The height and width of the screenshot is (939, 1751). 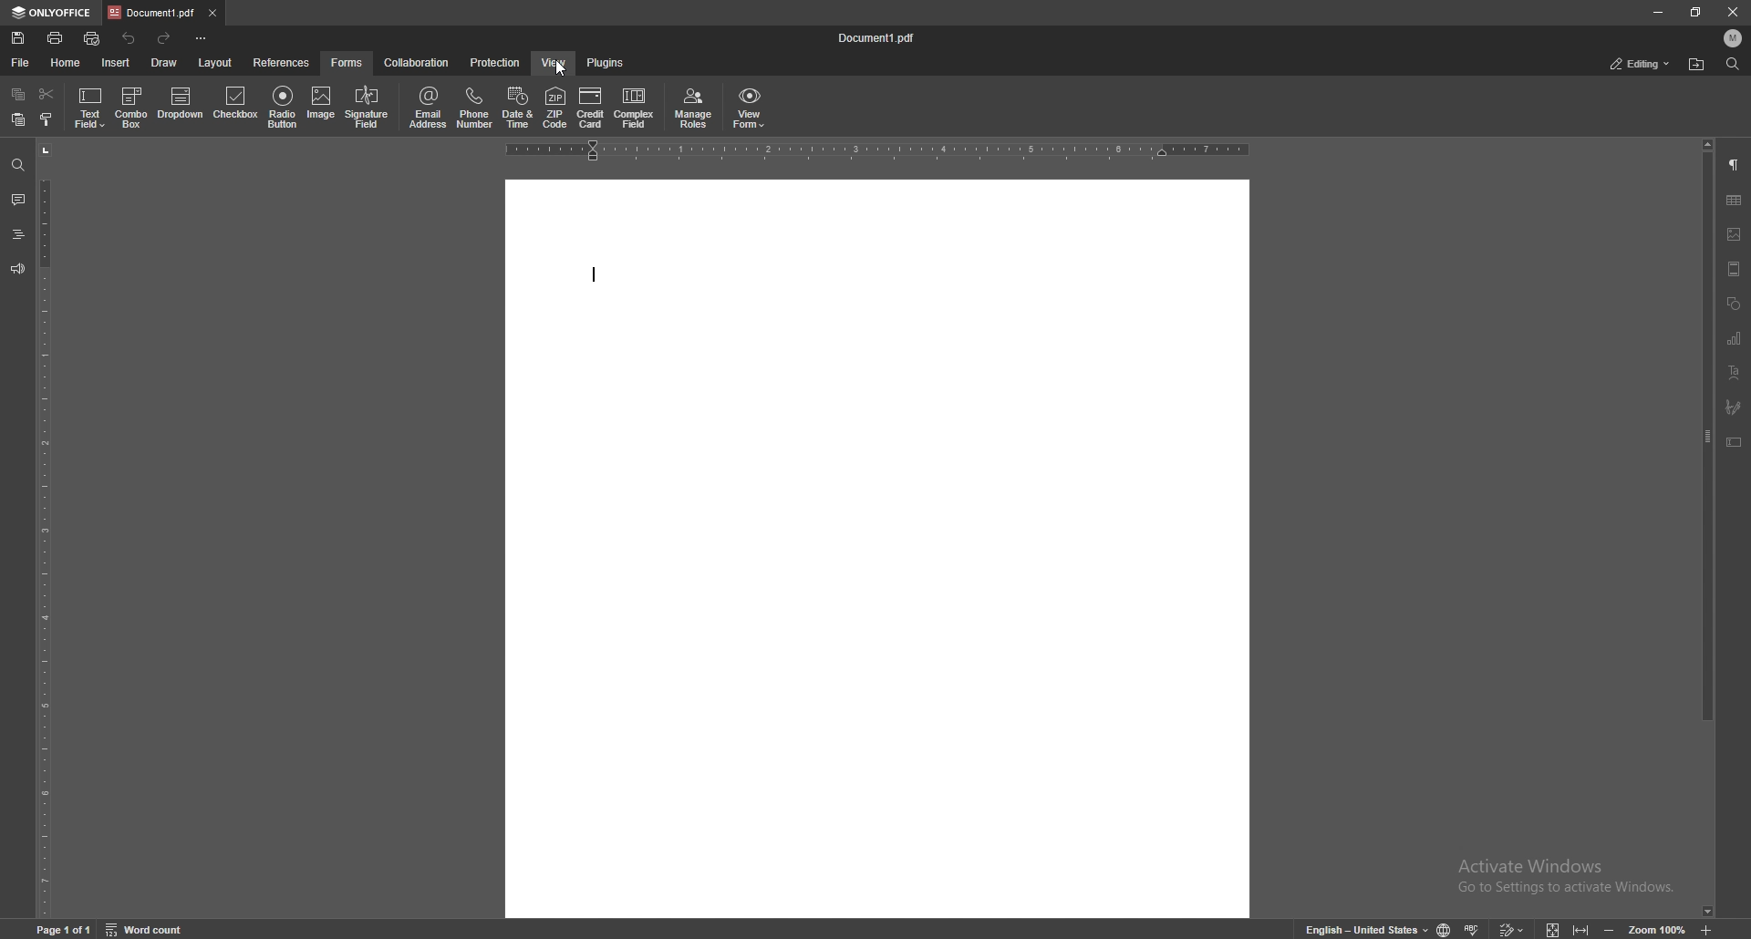 What do you see at coordinates (1610, 930) in the screenshot?
I see `zoom out` at bounding box center [1610, 930].